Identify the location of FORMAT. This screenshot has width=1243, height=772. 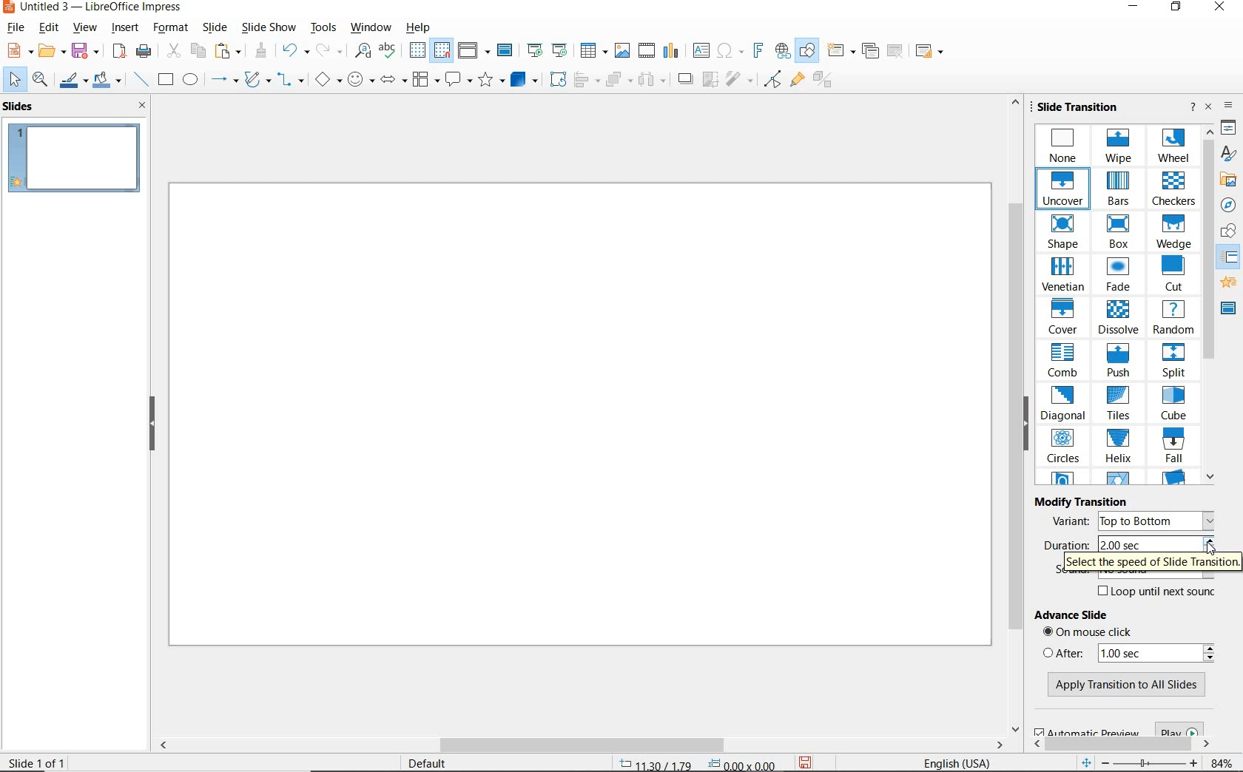
(172, 27).